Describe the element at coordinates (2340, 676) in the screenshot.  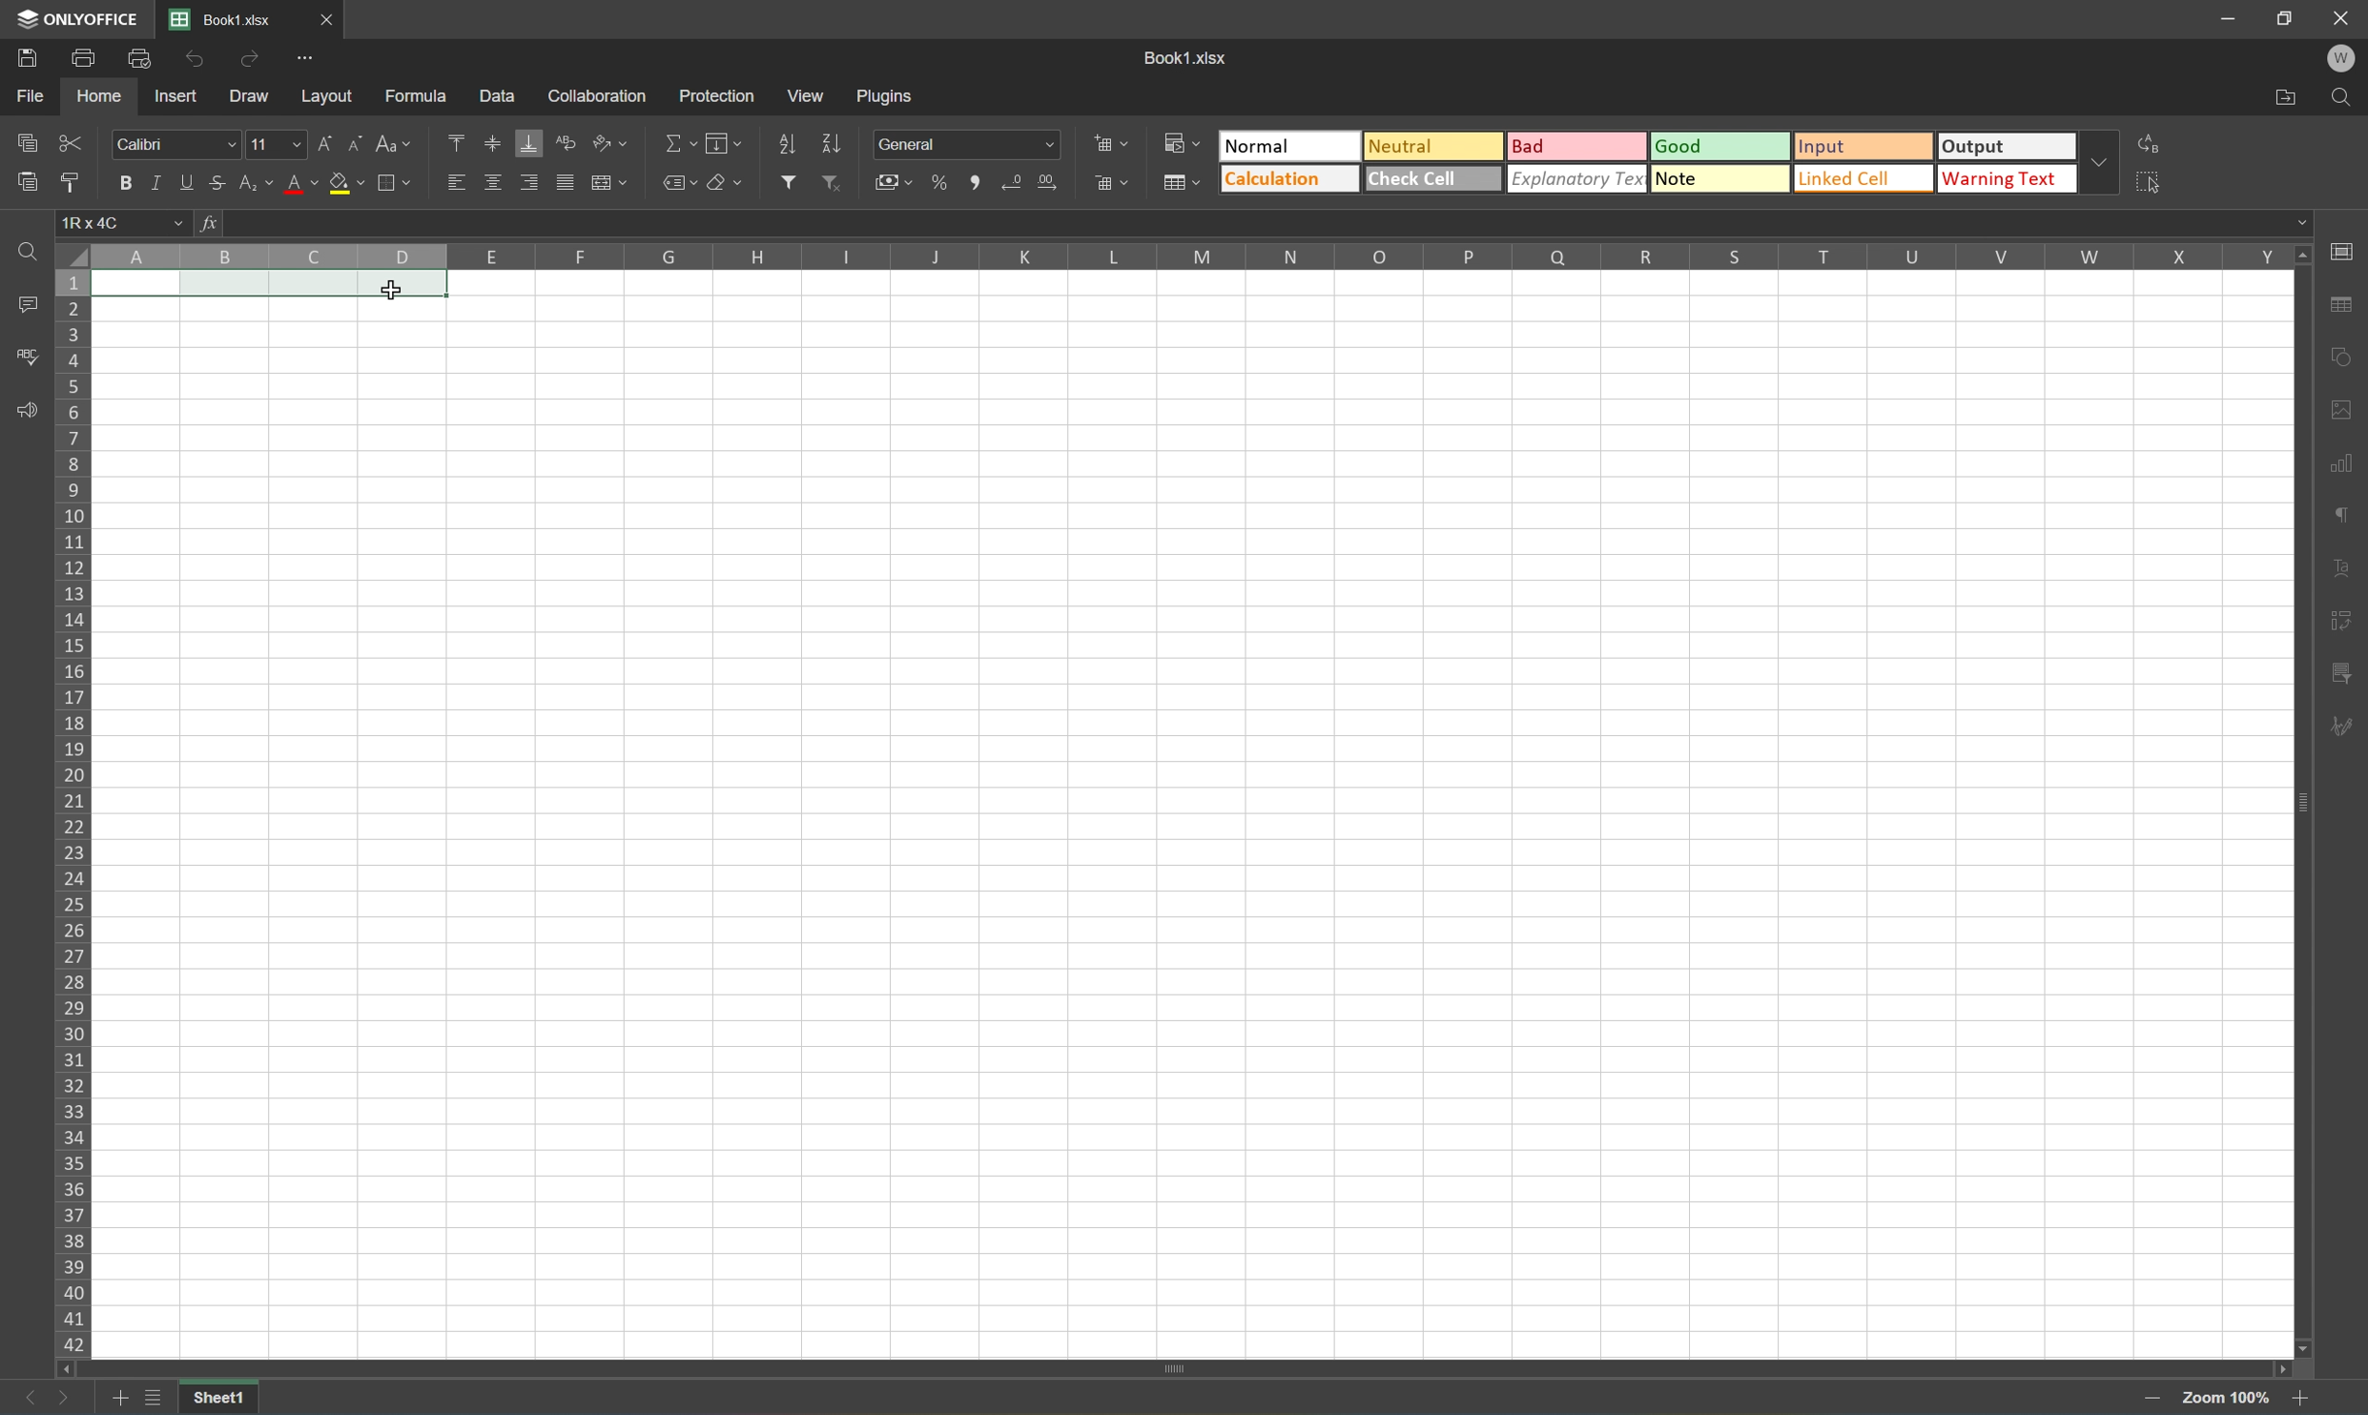
I see `Pivot table settings` at that location.